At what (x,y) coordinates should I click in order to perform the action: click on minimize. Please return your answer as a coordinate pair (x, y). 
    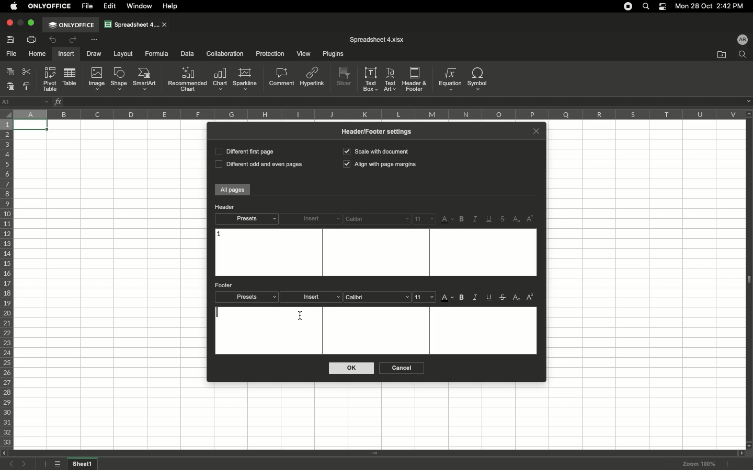
    Looking at the image, I should click on (20, 22).